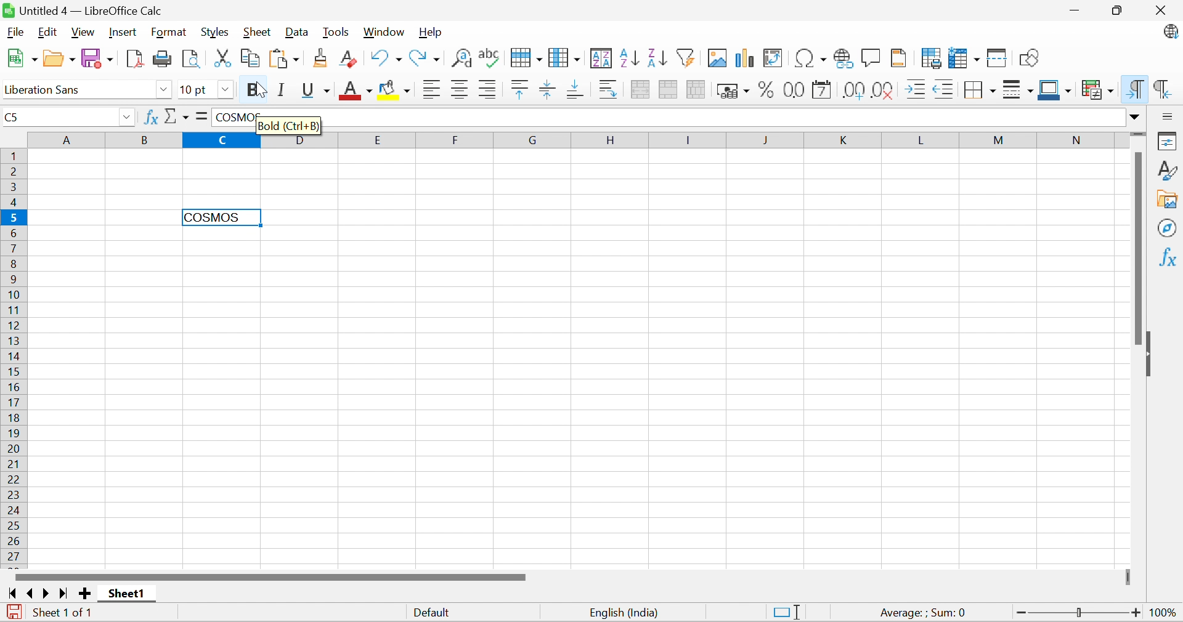 The image size is (1183, 622). Describe the element at coordinates (98, 58) in the screenshot. I see `Save` at that location.